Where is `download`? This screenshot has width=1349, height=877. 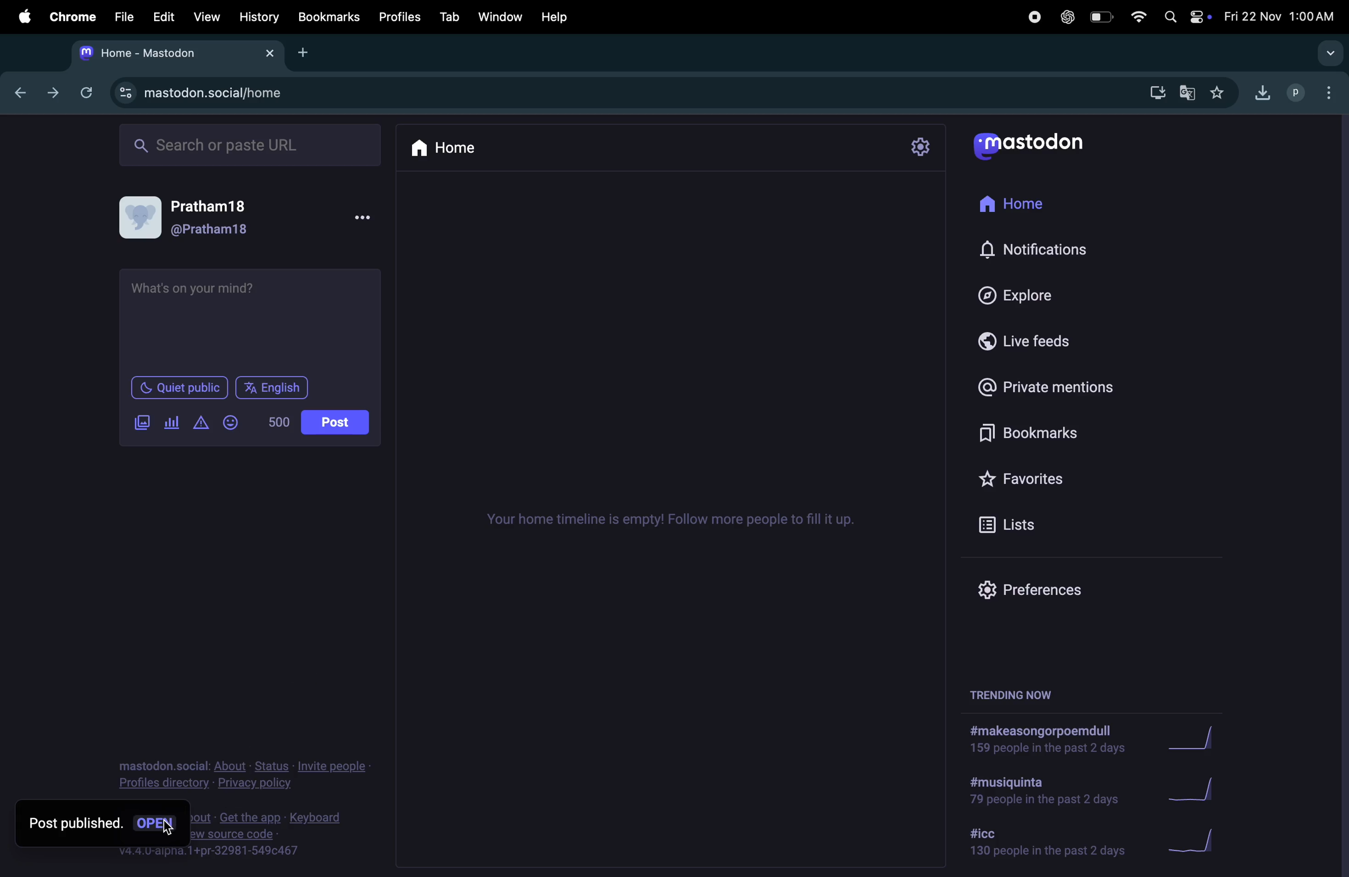
download is located at coordinates (1260, 93).